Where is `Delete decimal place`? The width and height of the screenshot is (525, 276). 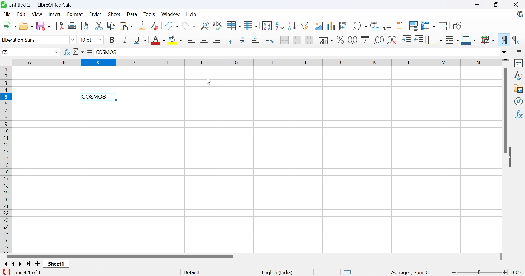 Delete decimal place is located at coordinates (393, 41).